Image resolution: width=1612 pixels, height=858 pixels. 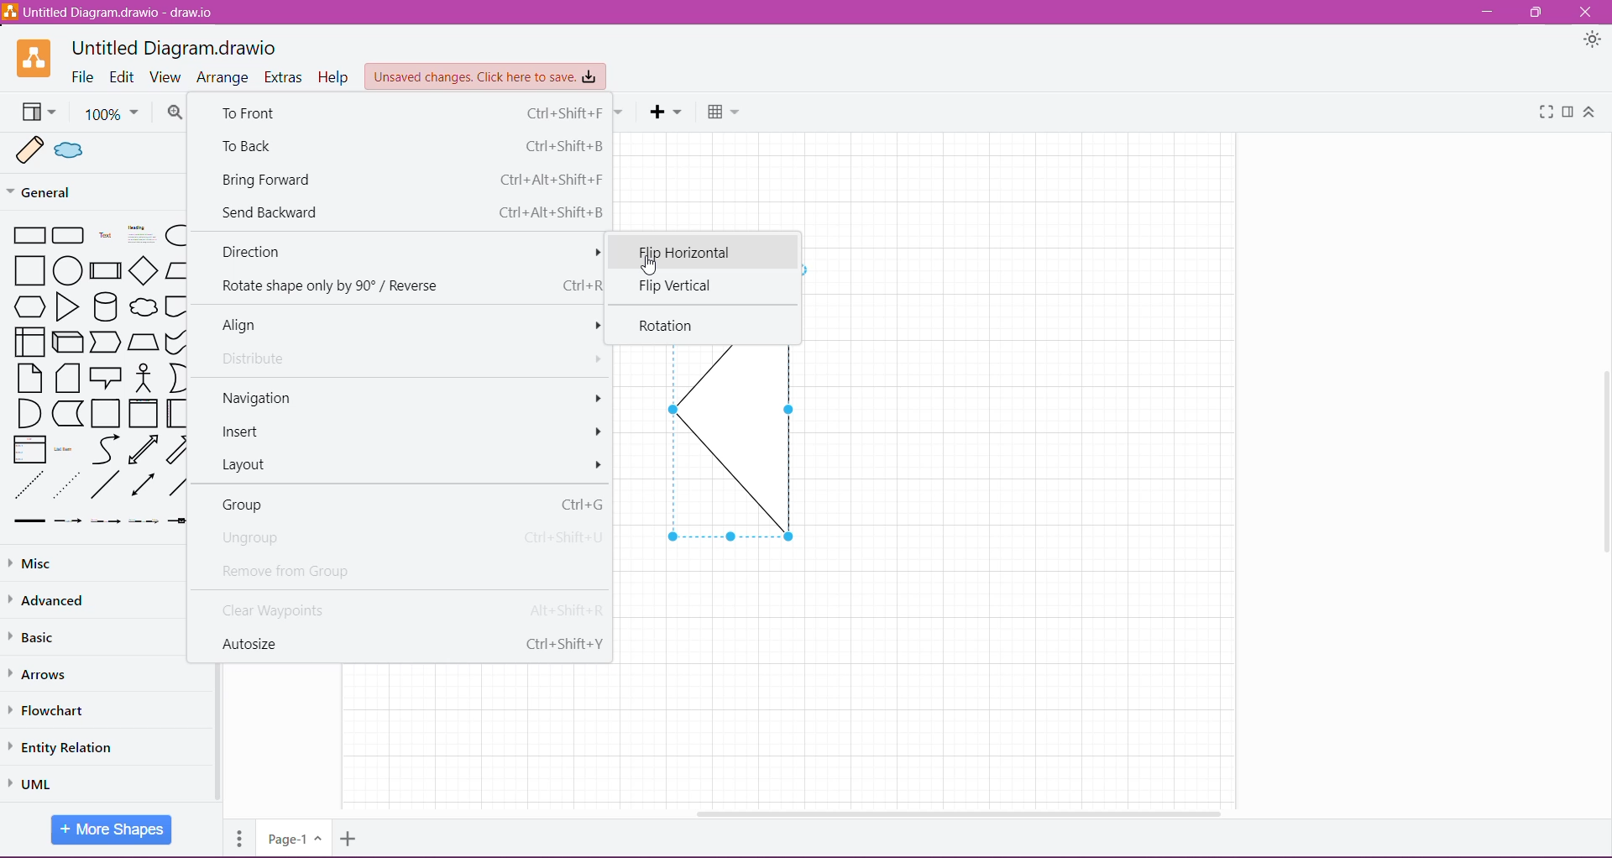 What do you see at coordinates (412, 181) in the screenshot?
I see `Bring Forward Ctrl+Alt+Shift+F` at bounding box center [412, 181].